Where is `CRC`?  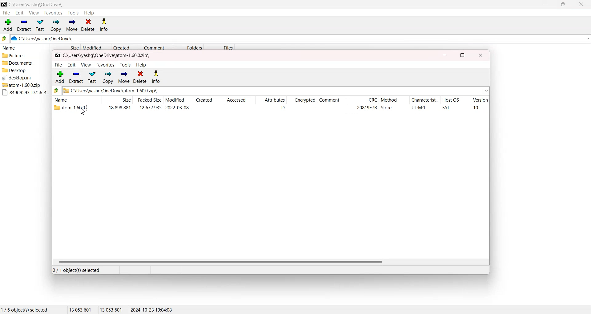
CRC is located at coordinates (363, 101).